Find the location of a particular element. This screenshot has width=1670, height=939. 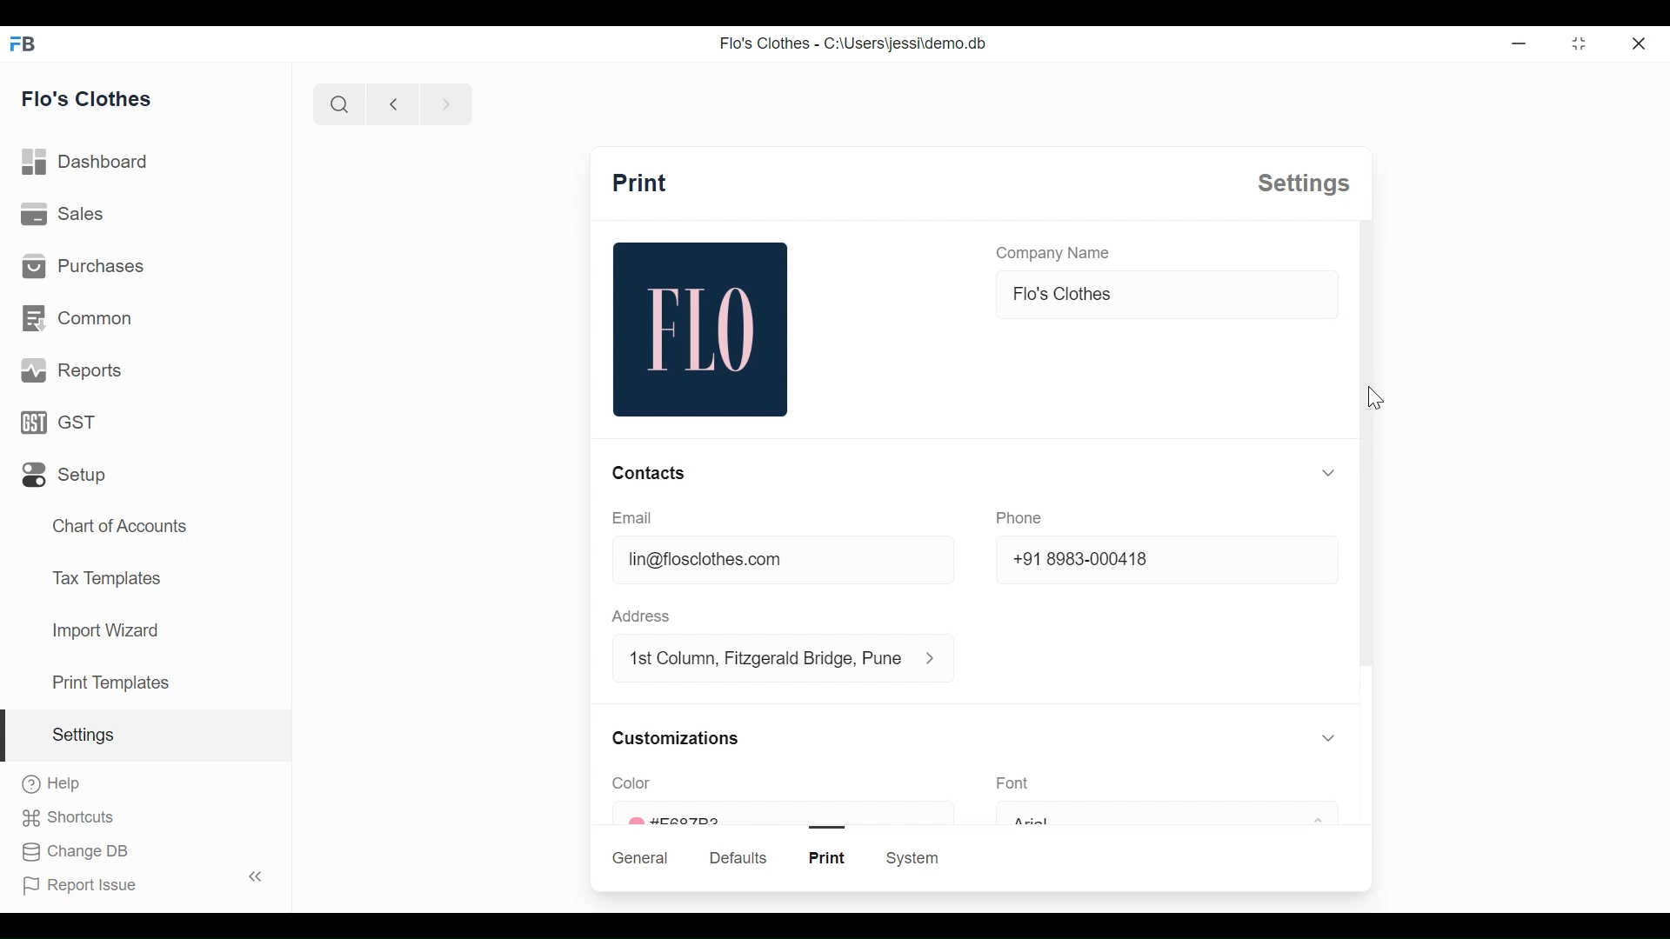

Minimize is located at coordinates (1516, 43).